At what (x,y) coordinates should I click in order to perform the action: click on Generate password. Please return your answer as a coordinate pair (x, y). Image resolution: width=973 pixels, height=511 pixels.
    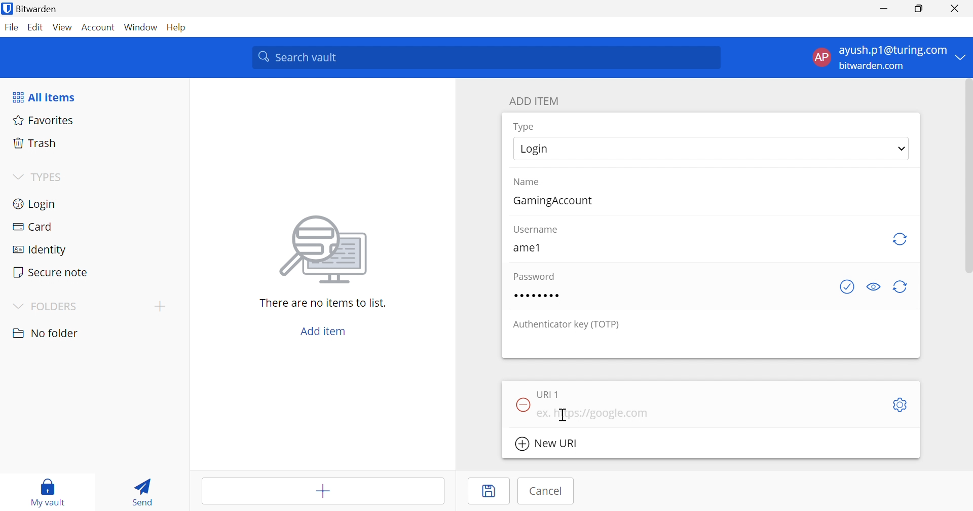
    Looking at the image, I should click on (849, 287).